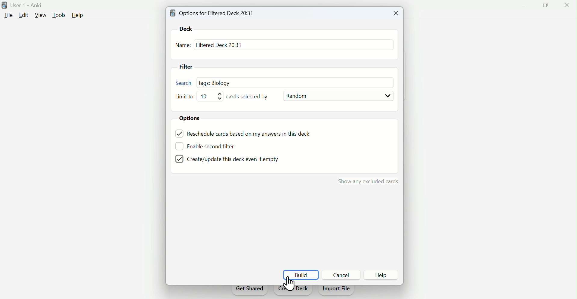  I want to click on Close, so click(565, 6).